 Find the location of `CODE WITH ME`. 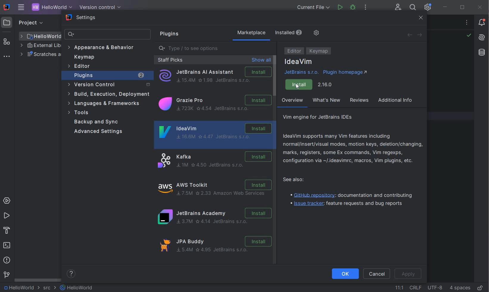

CODE WITH ME is located at coordinates (398, 7).